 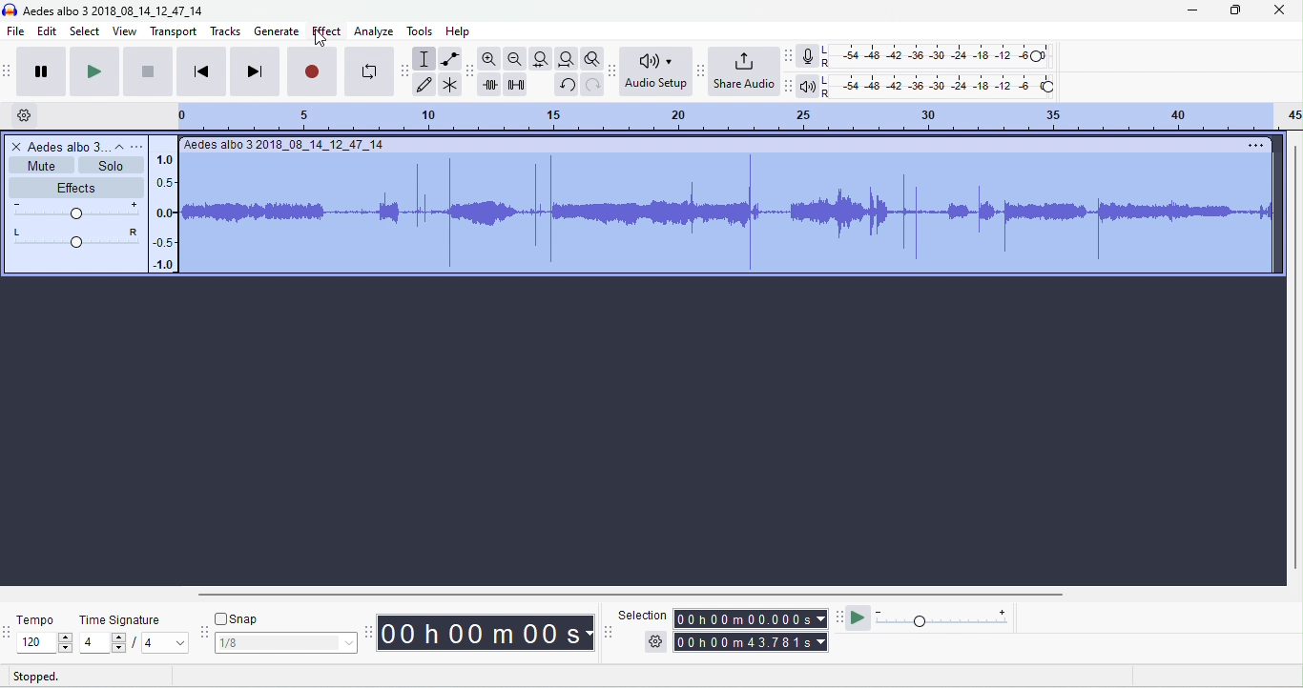 What do you see at coordinates (48, 30) in the screenshot?
I see `edit` at bounding box center [48, 30].